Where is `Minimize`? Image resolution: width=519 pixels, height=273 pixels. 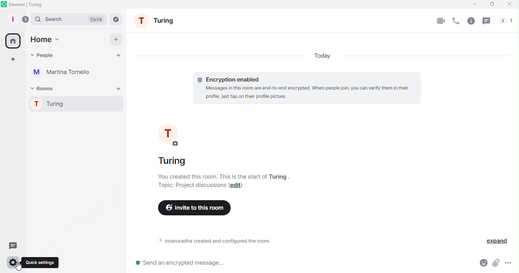 Minimize is located at coordinates (473, 5).